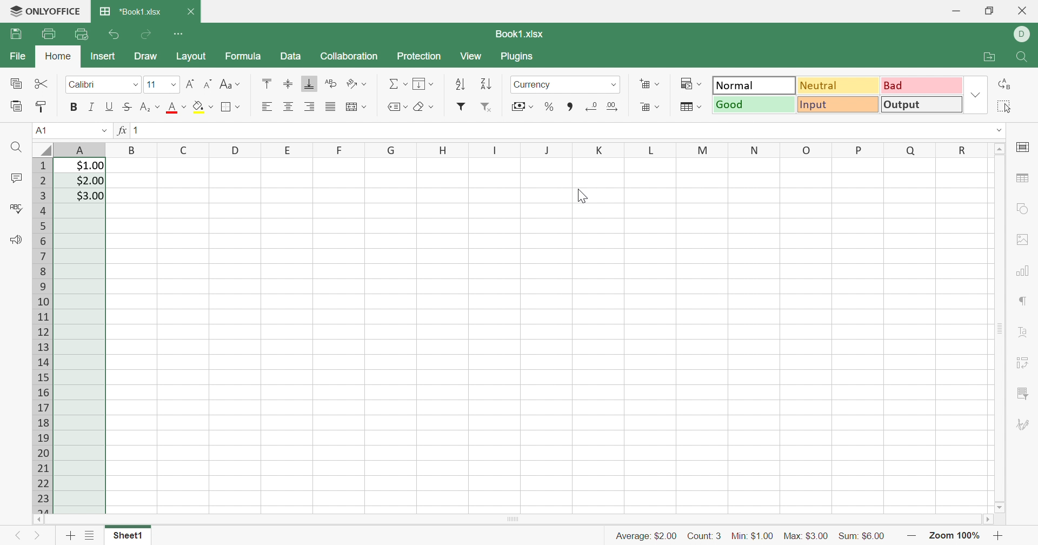 This screenshot has height=545, width=1038. Describe the element at coordinates (571, 107) in the screenshot. I see `Comma style` at that location.